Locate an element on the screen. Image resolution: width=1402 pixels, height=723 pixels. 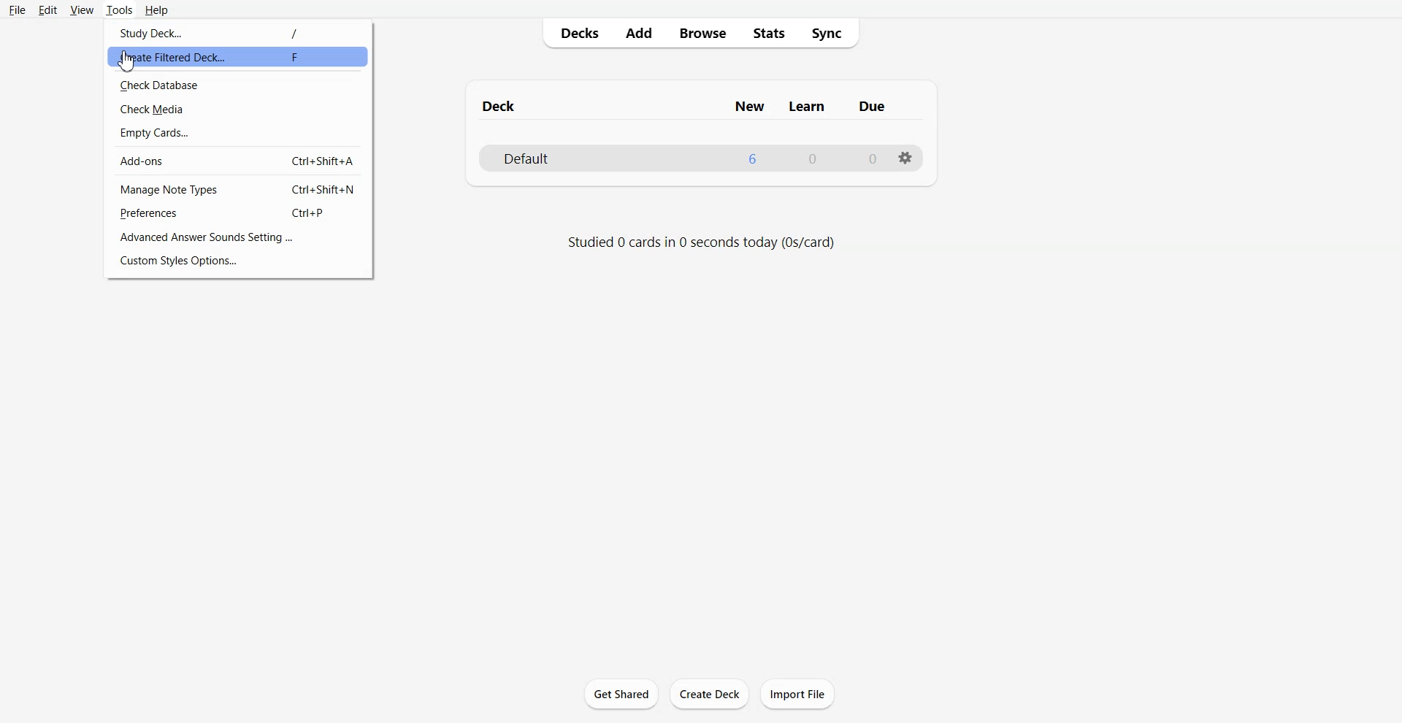
Advanced Answer Sound settings is located at coordinates (239, 237).